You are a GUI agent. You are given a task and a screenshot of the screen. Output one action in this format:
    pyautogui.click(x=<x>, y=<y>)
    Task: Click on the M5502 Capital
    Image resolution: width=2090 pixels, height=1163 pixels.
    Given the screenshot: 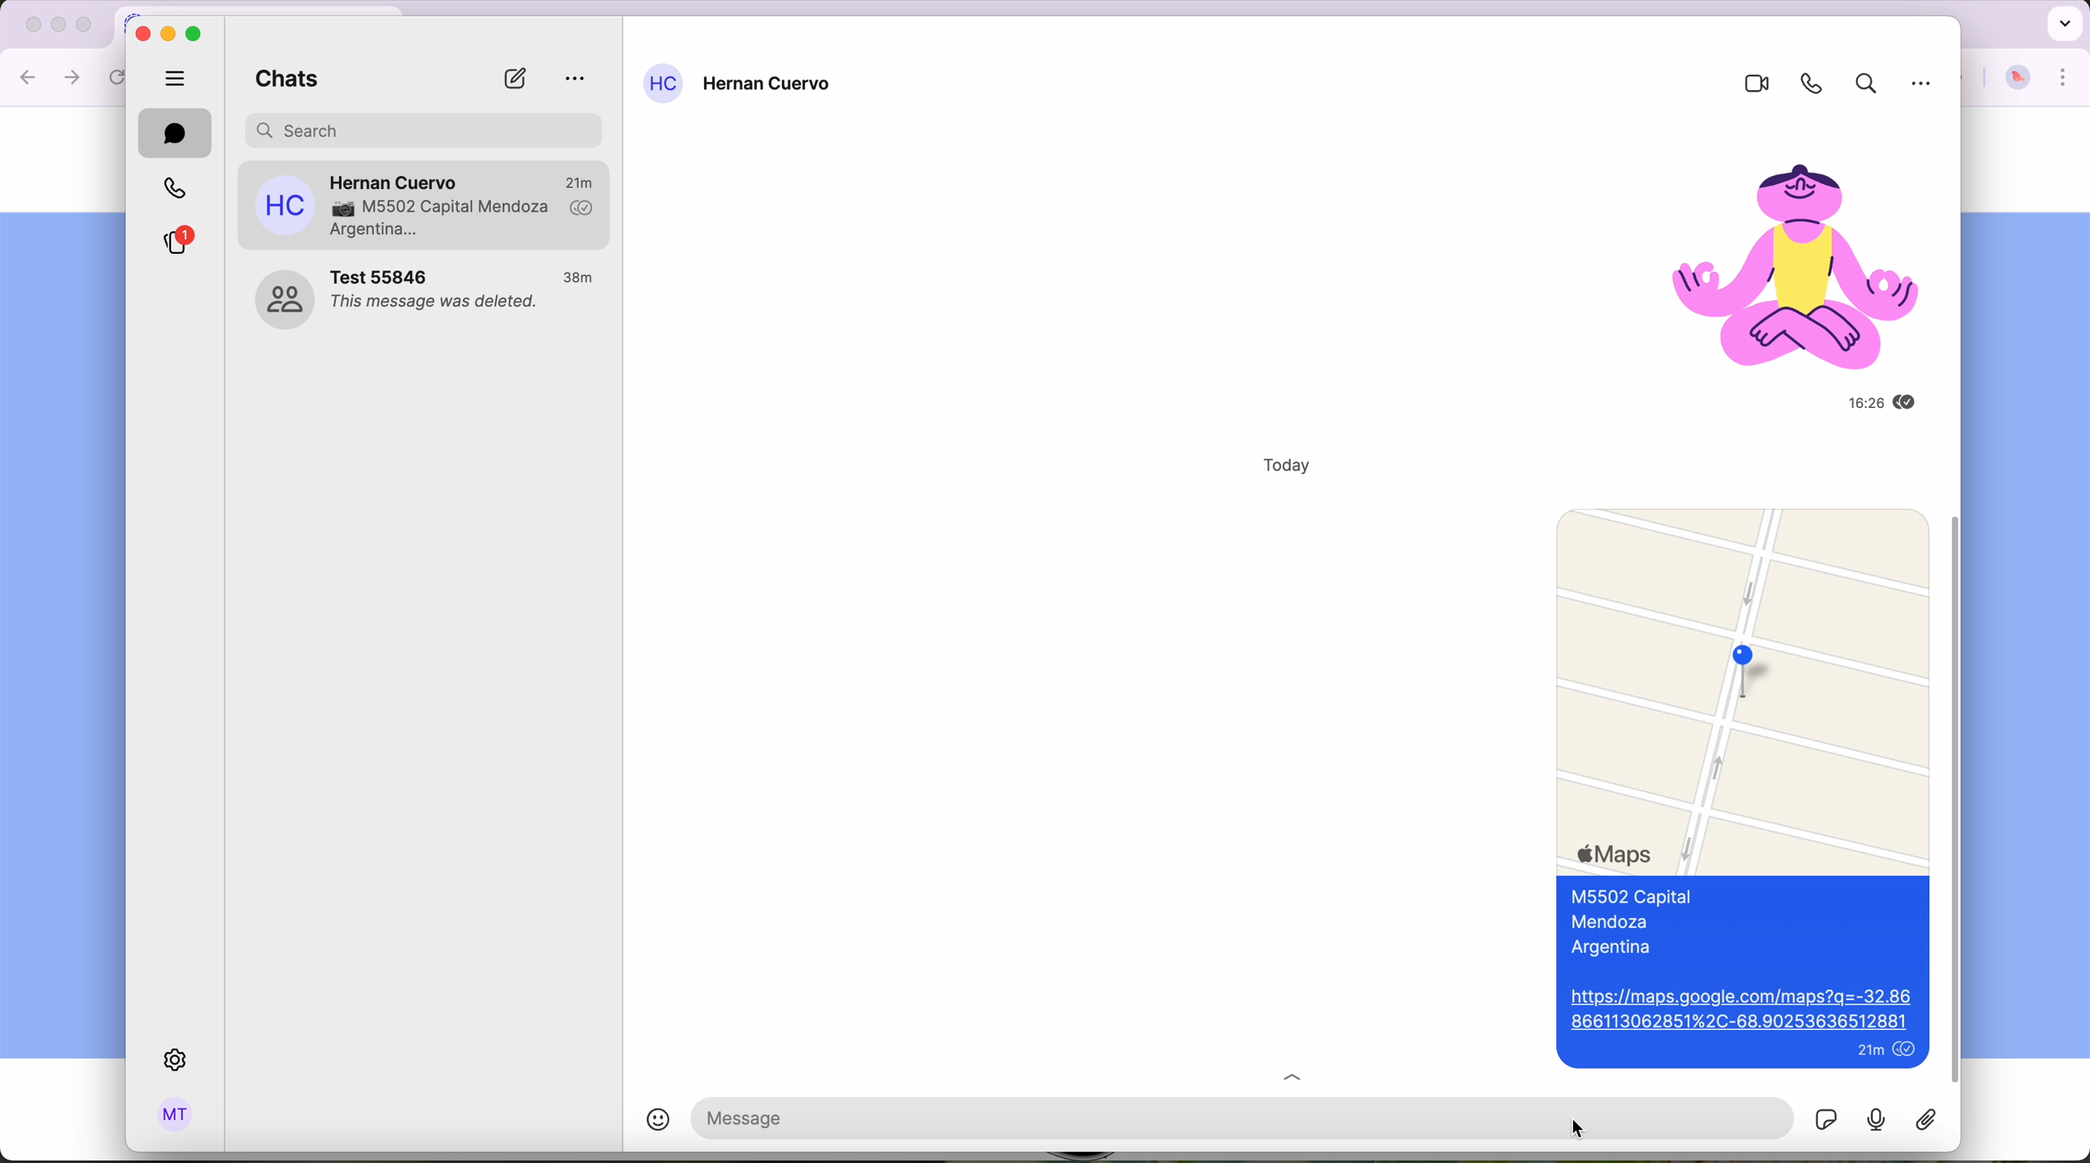 What is the action you would take?
    pyautogui.click(x=1632, y=898)
    